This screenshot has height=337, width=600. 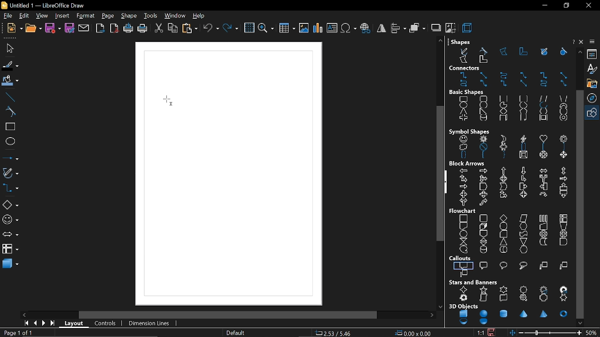 I want to click on connector with arrows, so click(x=504, y=84).